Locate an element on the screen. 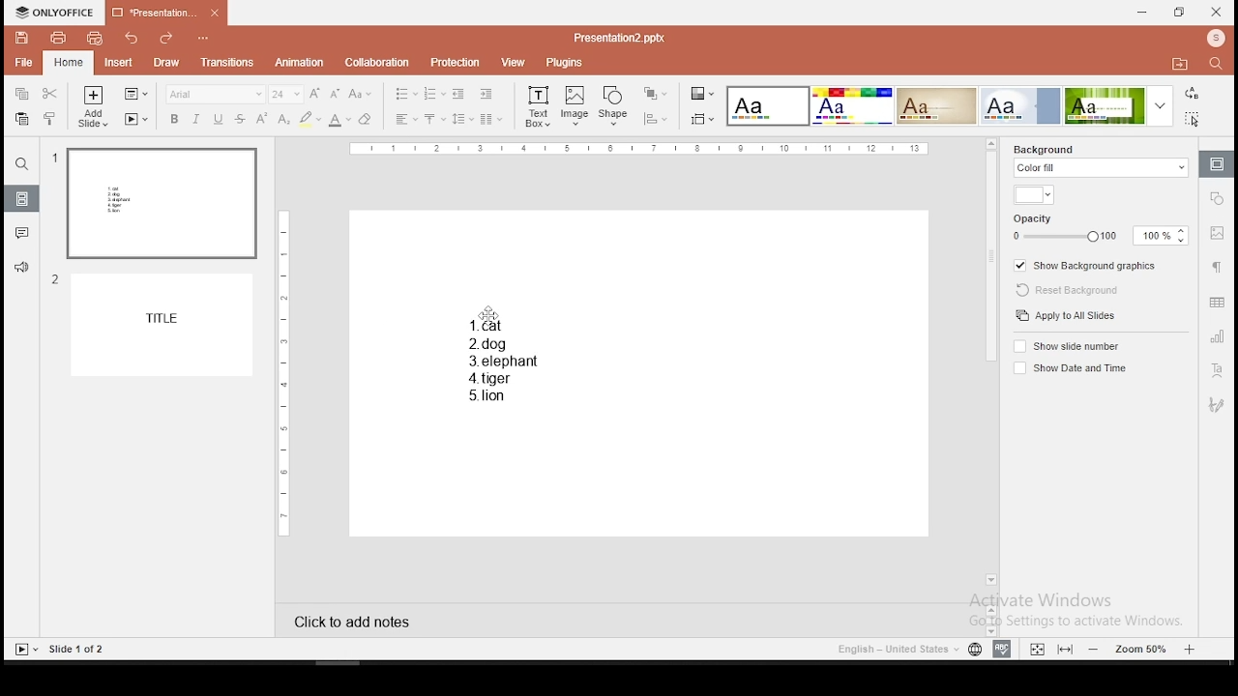 This screenshot has width=1238, height=696. align objects is located at coordinates (654, 119).